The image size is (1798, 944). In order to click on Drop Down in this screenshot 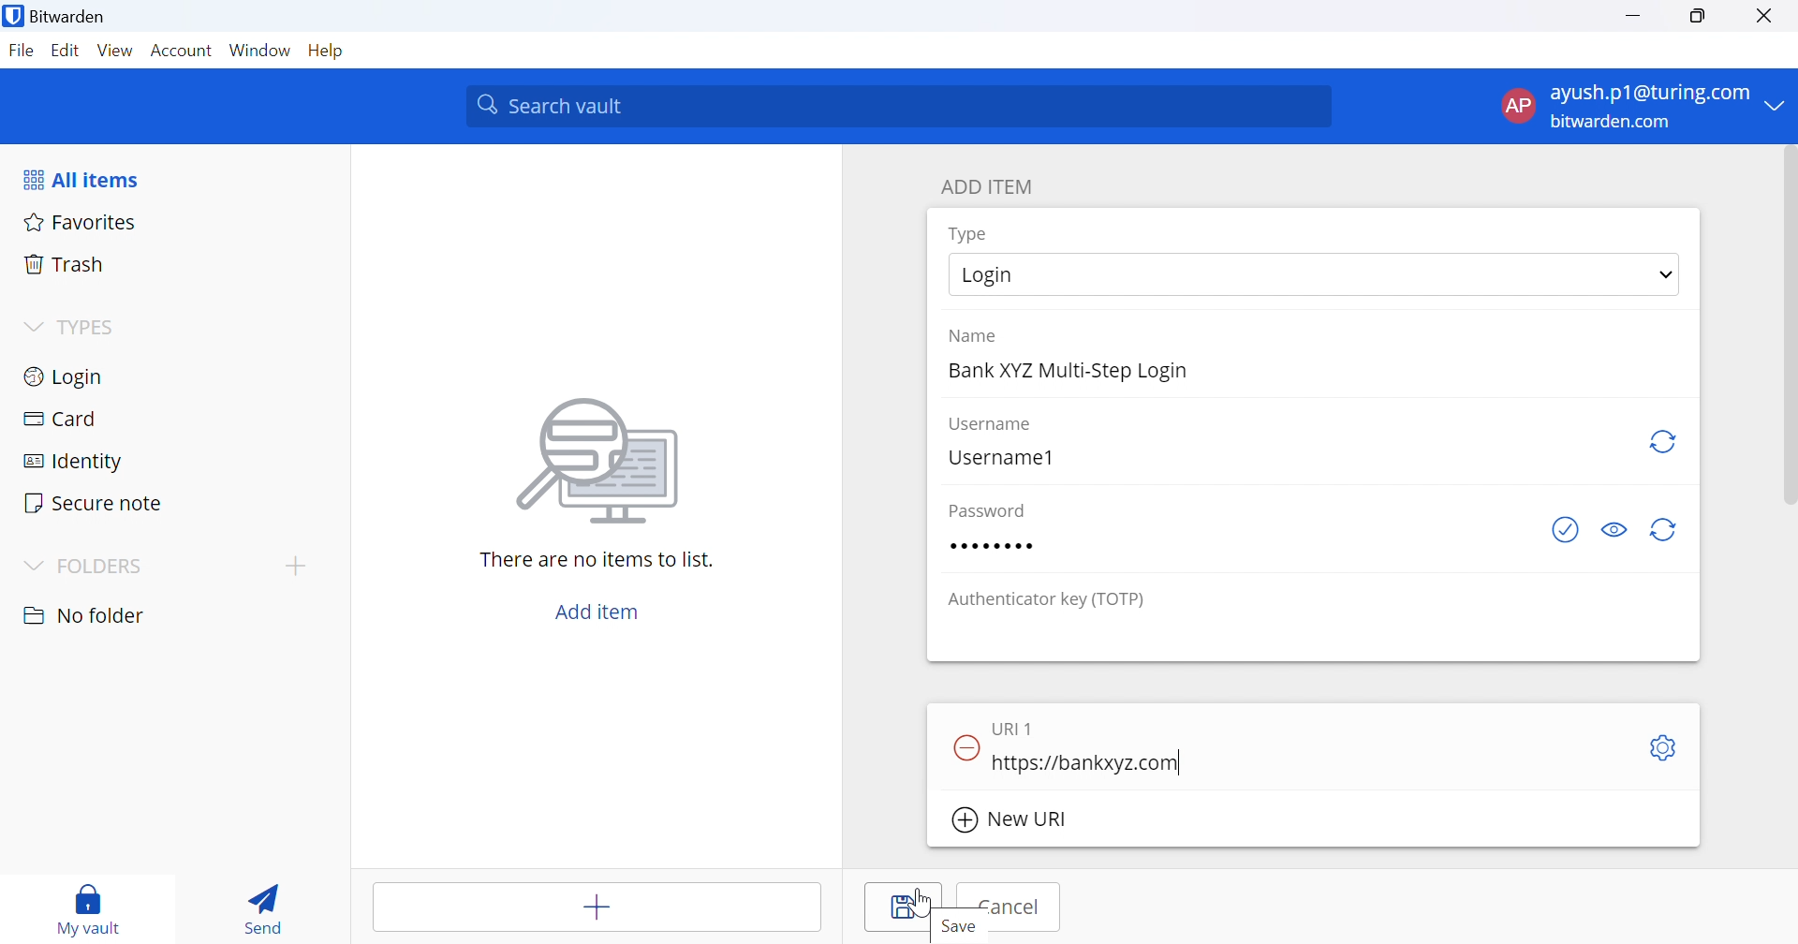, I will do `click(32, 324)`.